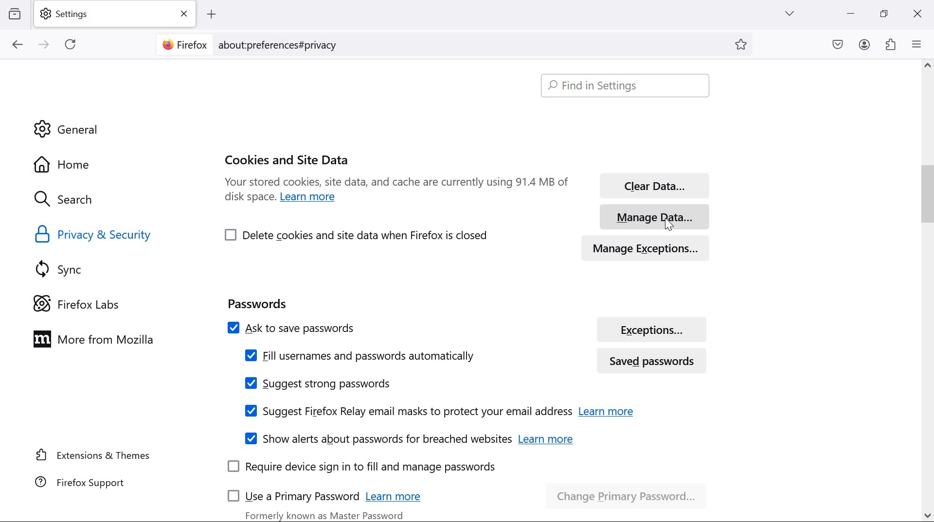 This screenshot has height=522, width=934. Describe the element at coordinates (744, 45) in the screenshot. I see `bookmark this page` at that location.